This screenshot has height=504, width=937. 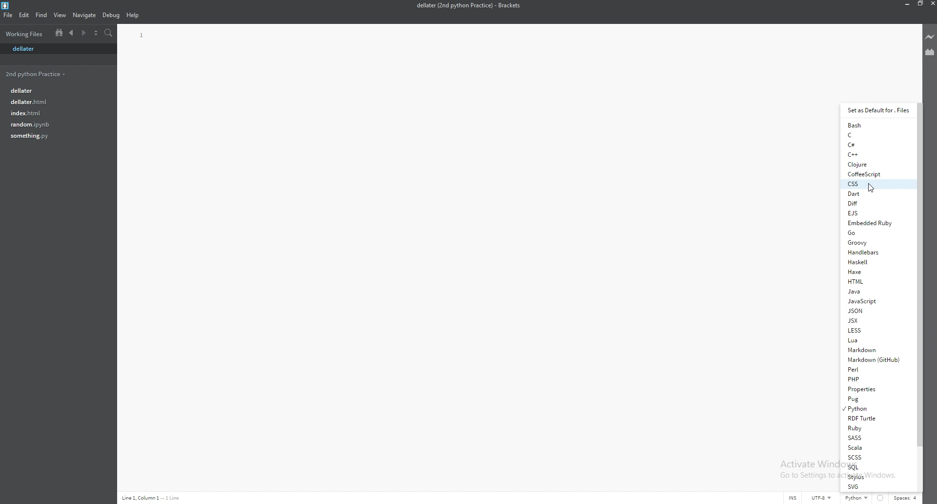 What do you see at coordinates (876, 252) in the screenshot?
I see `handlebars` at bounding box center [876, 252].